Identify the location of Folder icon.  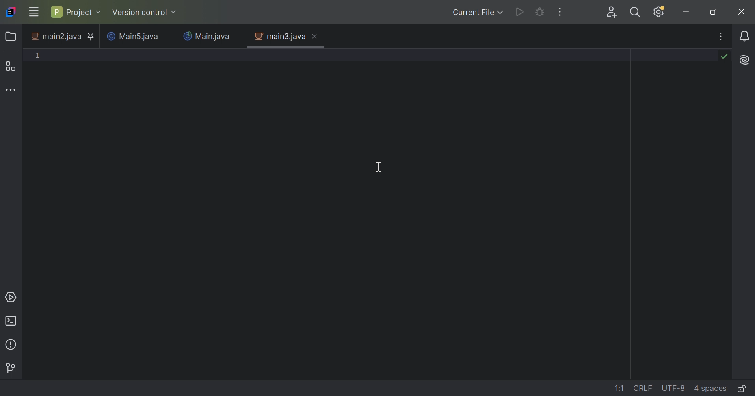
(10, 37).